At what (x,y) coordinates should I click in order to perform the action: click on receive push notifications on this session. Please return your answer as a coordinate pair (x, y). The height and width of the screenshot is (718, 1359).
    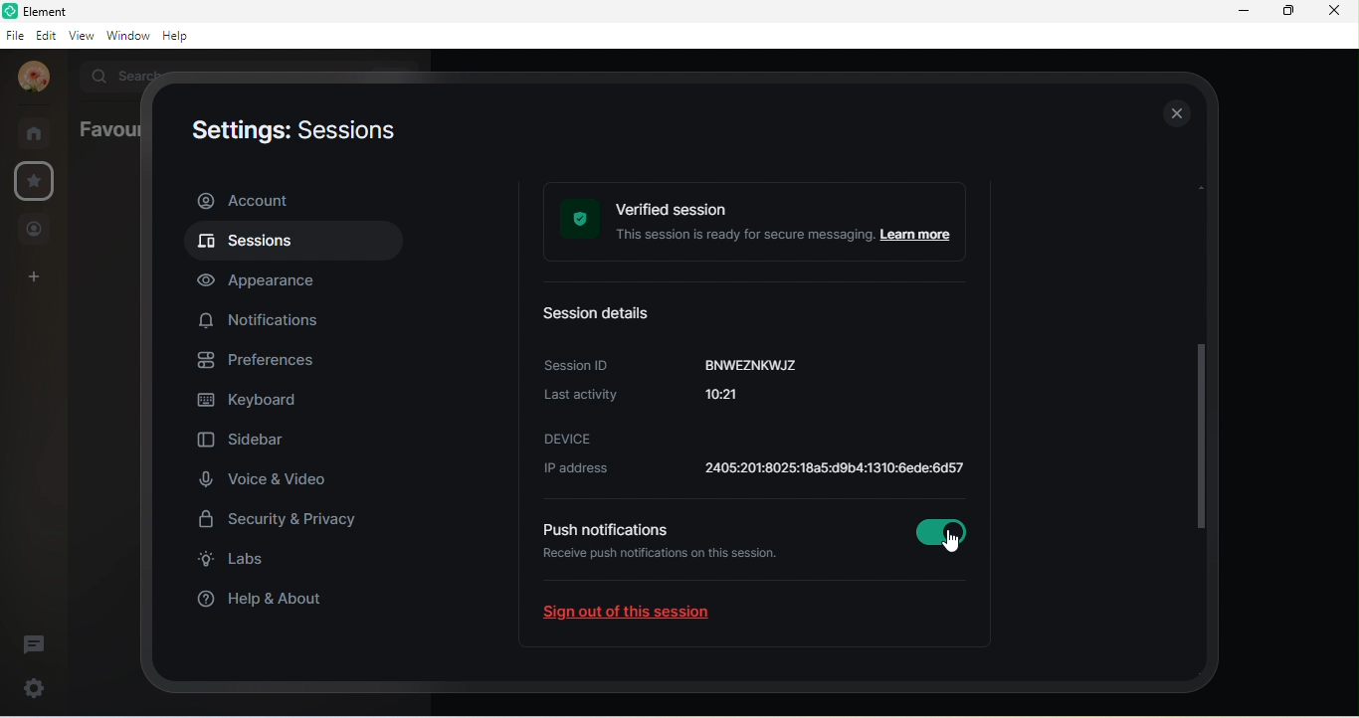
    Looking at the image, I should click on (668, 567).